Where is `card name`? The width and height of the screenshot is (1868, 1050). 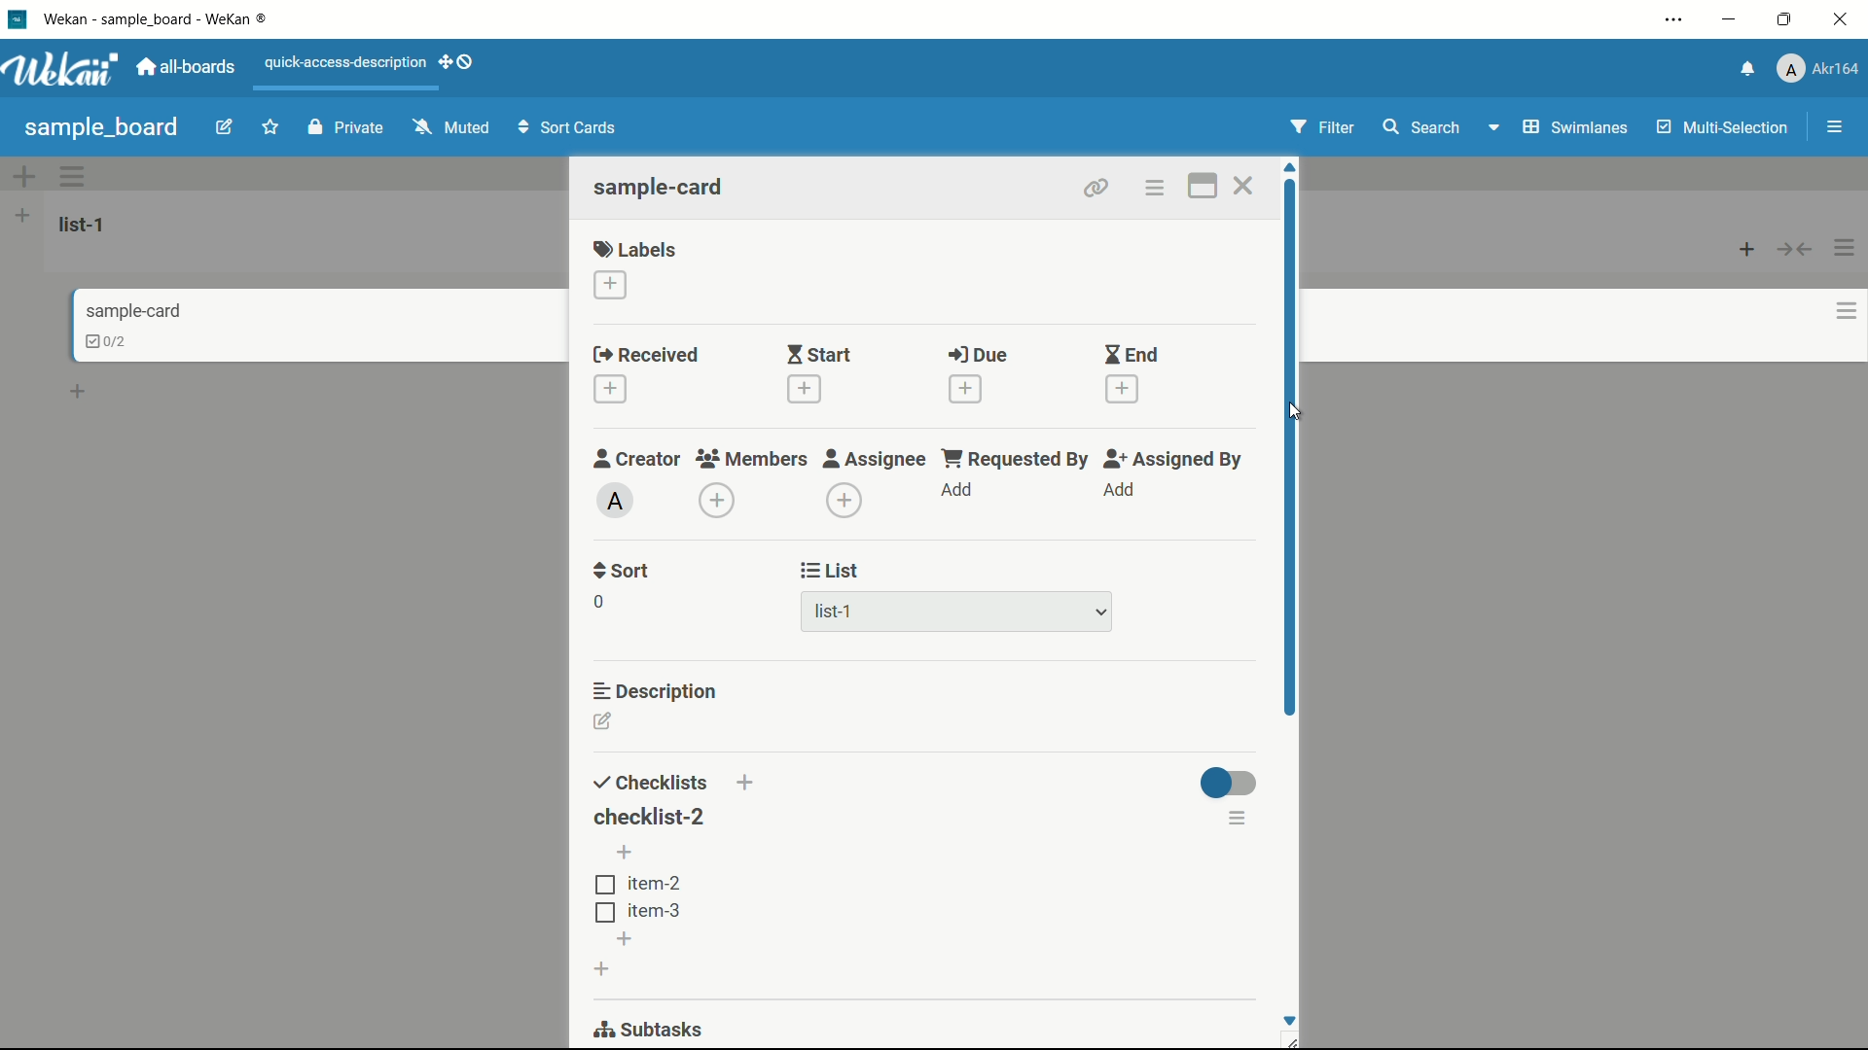 card name is located at coordinates (663, 189).